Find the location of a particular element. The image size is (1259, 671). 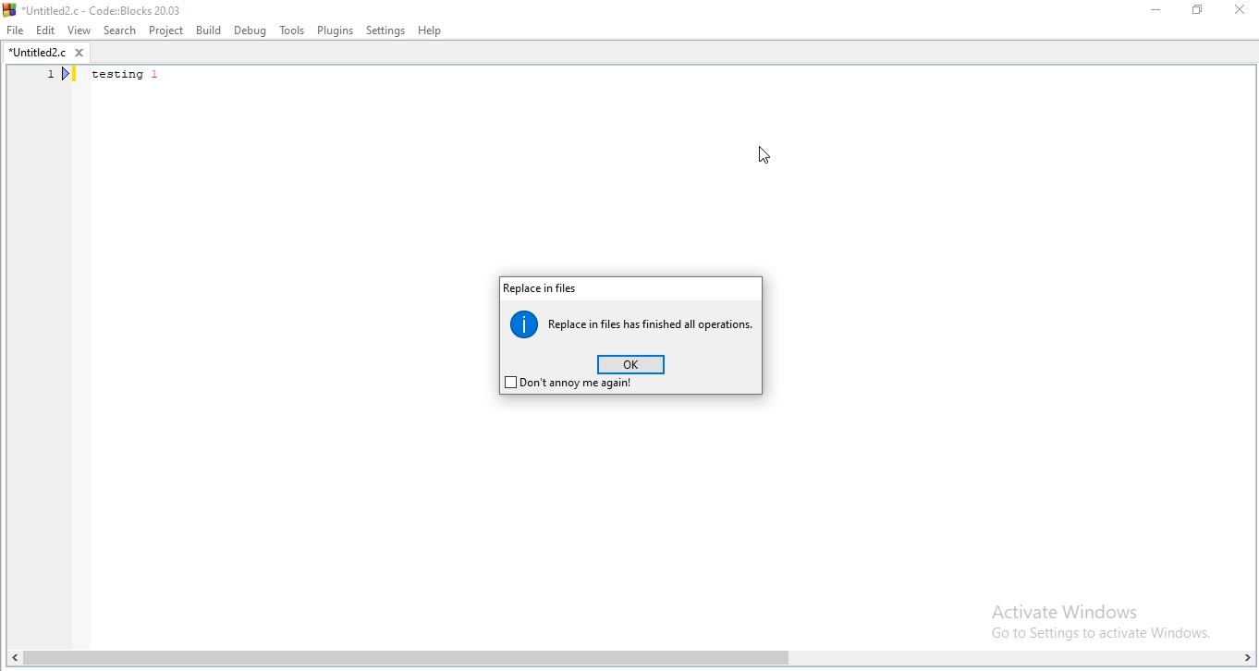

cursor is located at coordinates (762, 159).